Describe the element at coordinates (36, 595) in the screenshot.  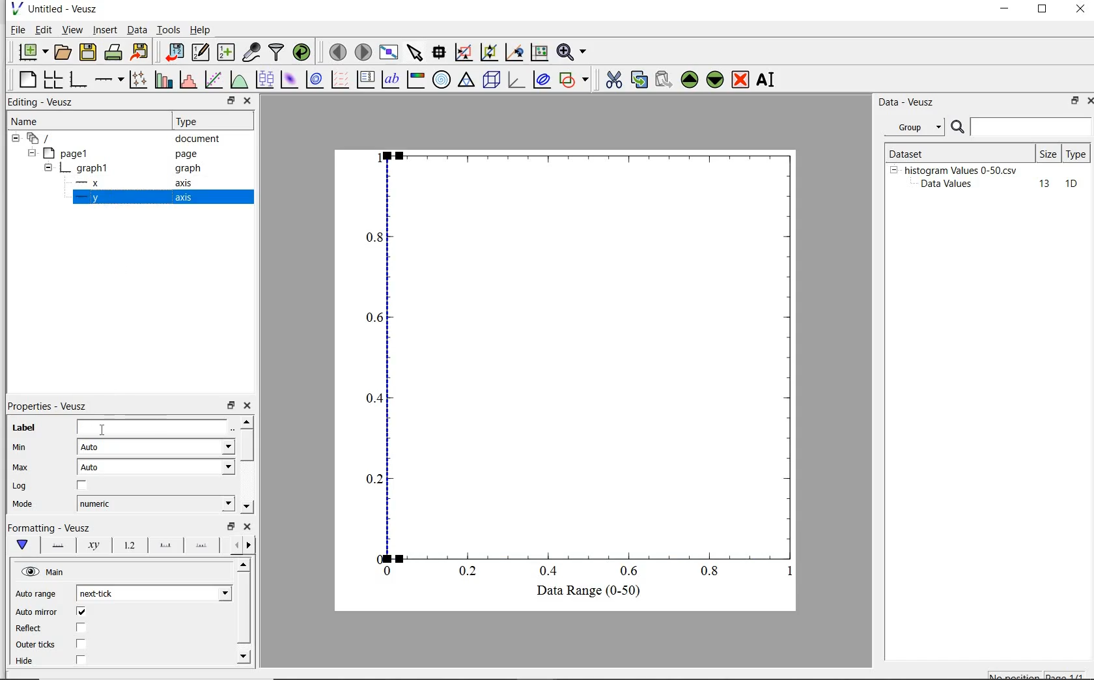
I see ` Auto range` at that location.